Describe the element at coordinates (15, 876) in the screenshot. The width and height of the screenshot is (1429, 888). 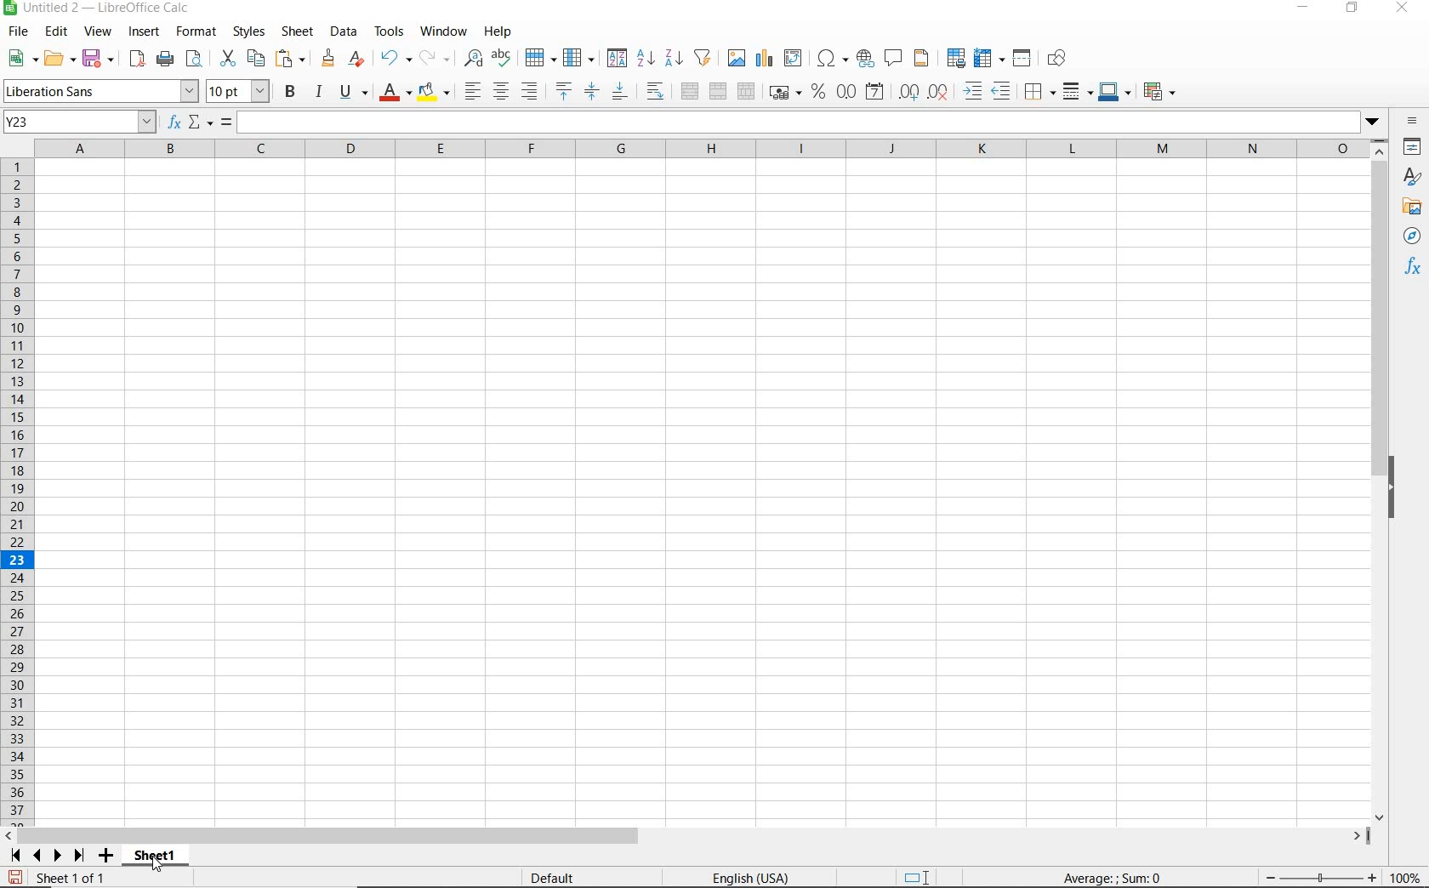
I see `SAVE` at that location.